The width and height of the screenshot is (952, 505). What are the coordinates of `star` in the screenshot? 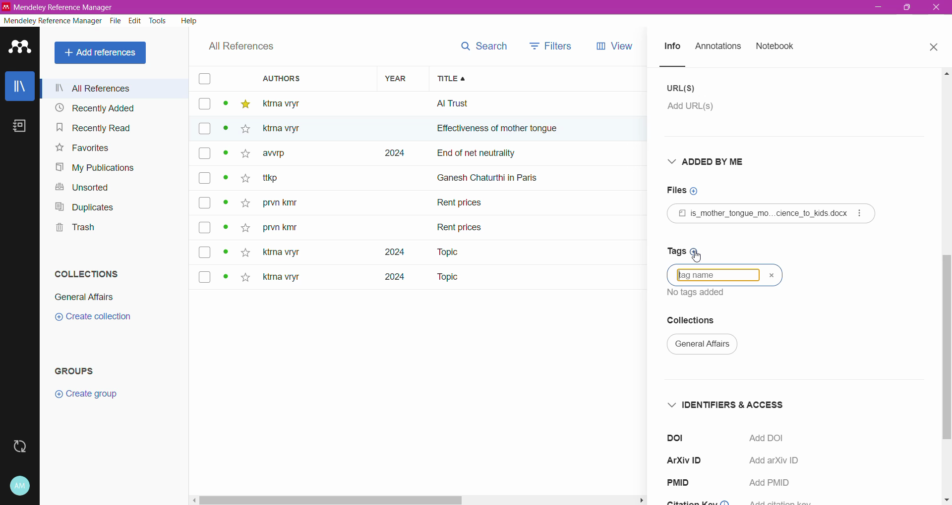 It's located at (244, 225).